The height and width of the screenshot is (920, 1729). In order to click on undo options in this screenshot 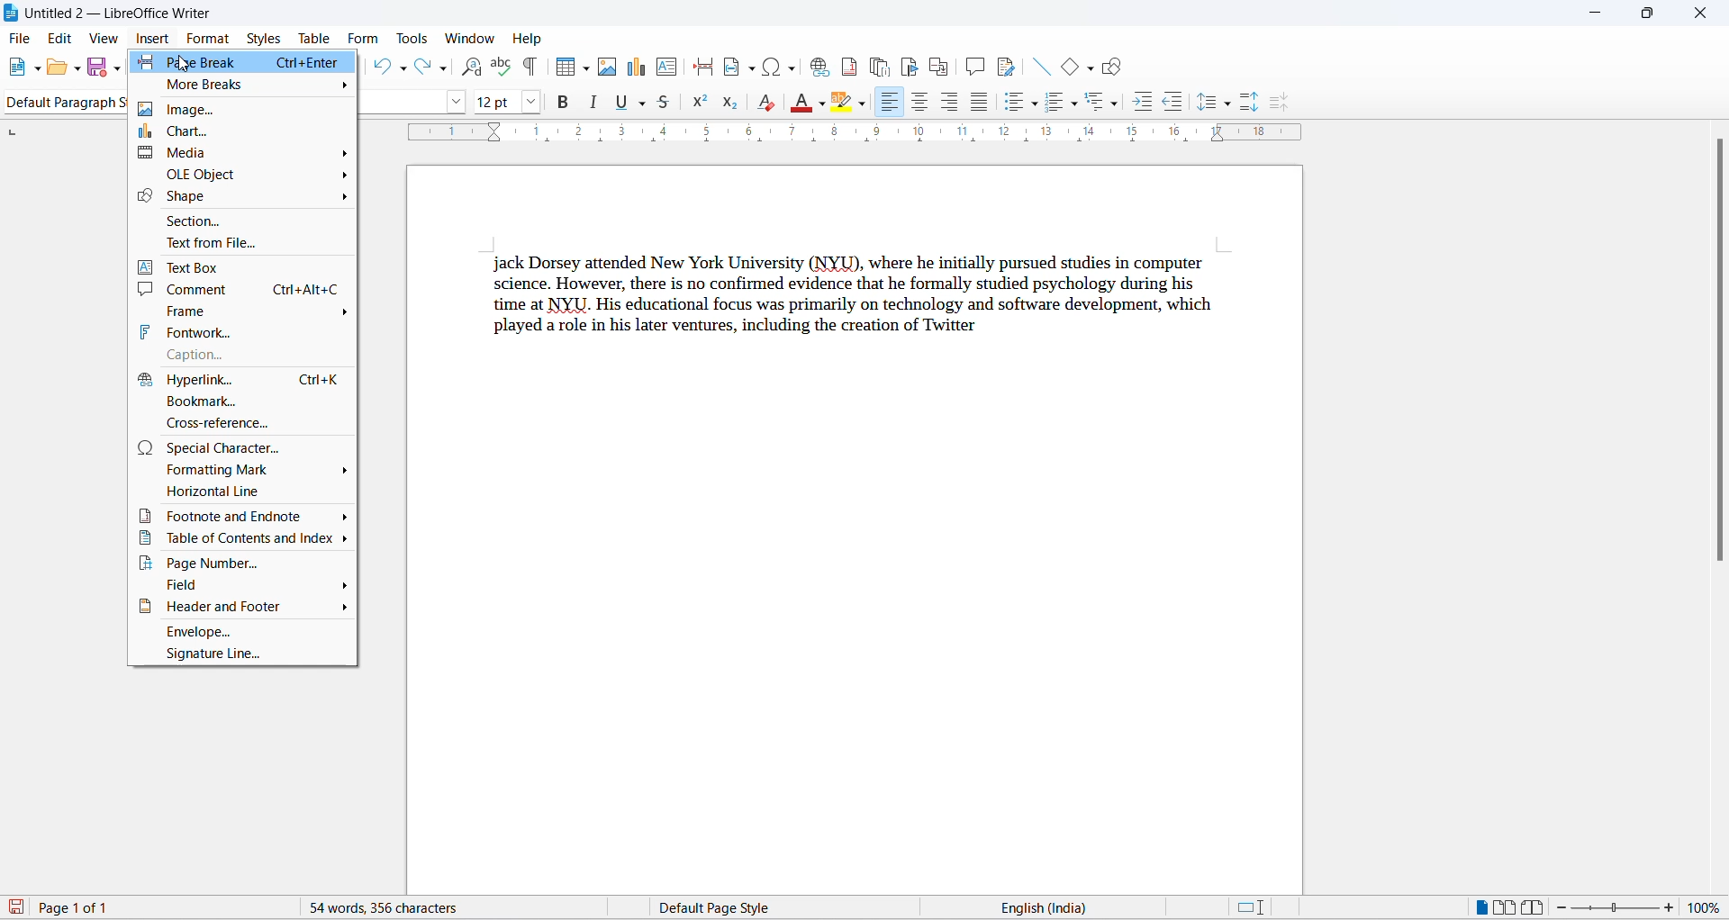, I will do `click(404, 68)`.